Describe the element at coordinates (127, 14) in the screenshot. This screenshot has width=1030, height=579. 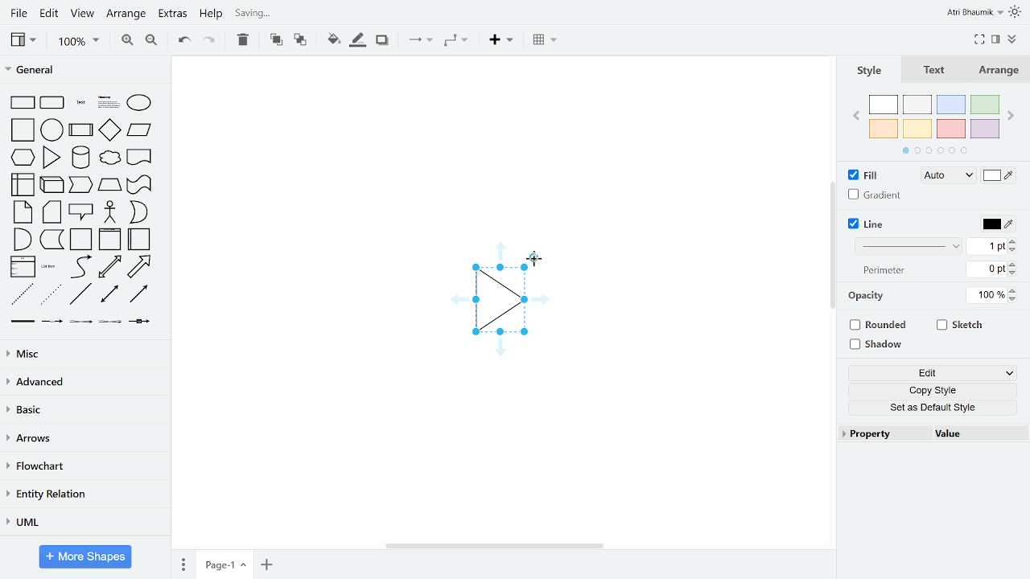
I see `arrange` at that location.